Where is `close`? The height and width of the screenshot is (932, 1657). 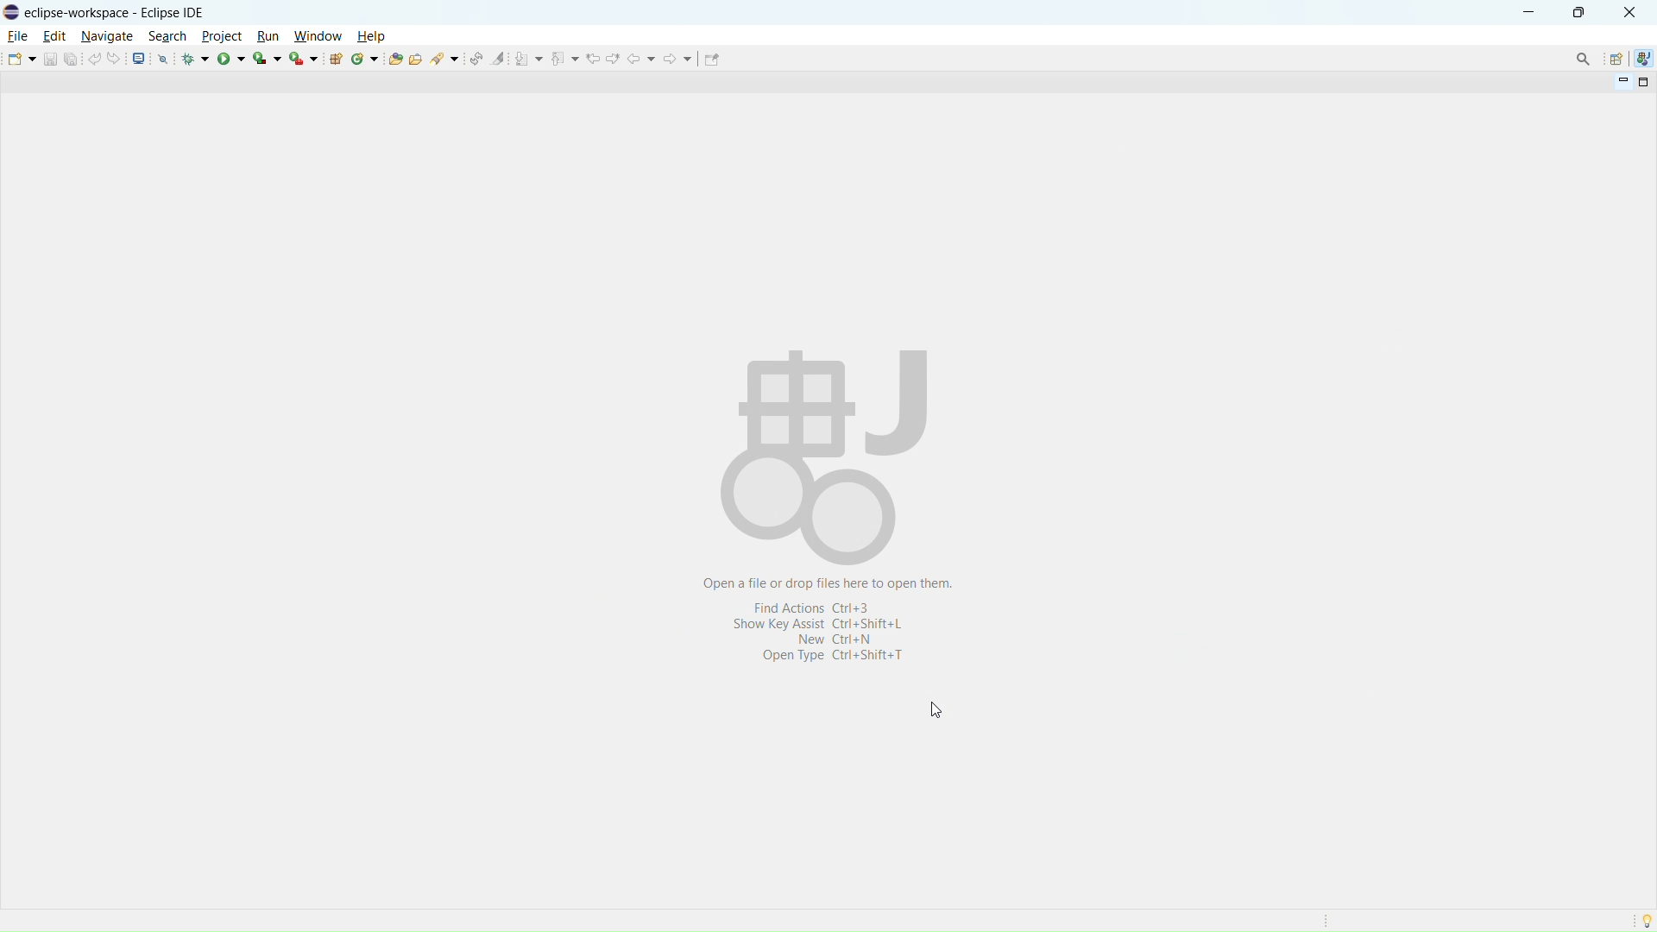
close is located at coordinates (1629, 12).